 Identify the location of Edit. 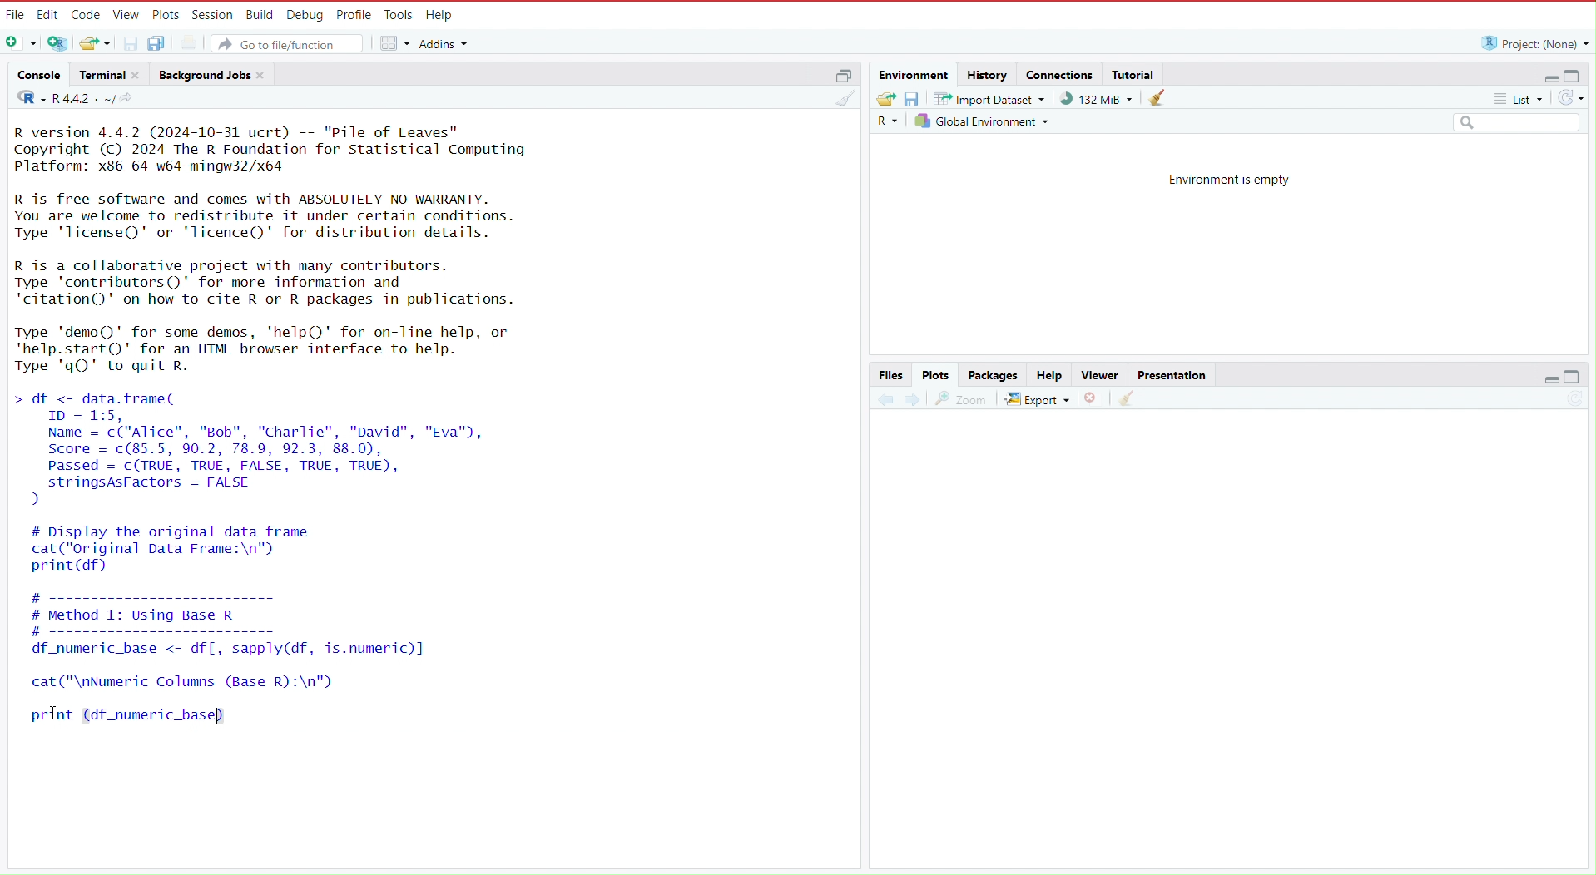
(47, 12).